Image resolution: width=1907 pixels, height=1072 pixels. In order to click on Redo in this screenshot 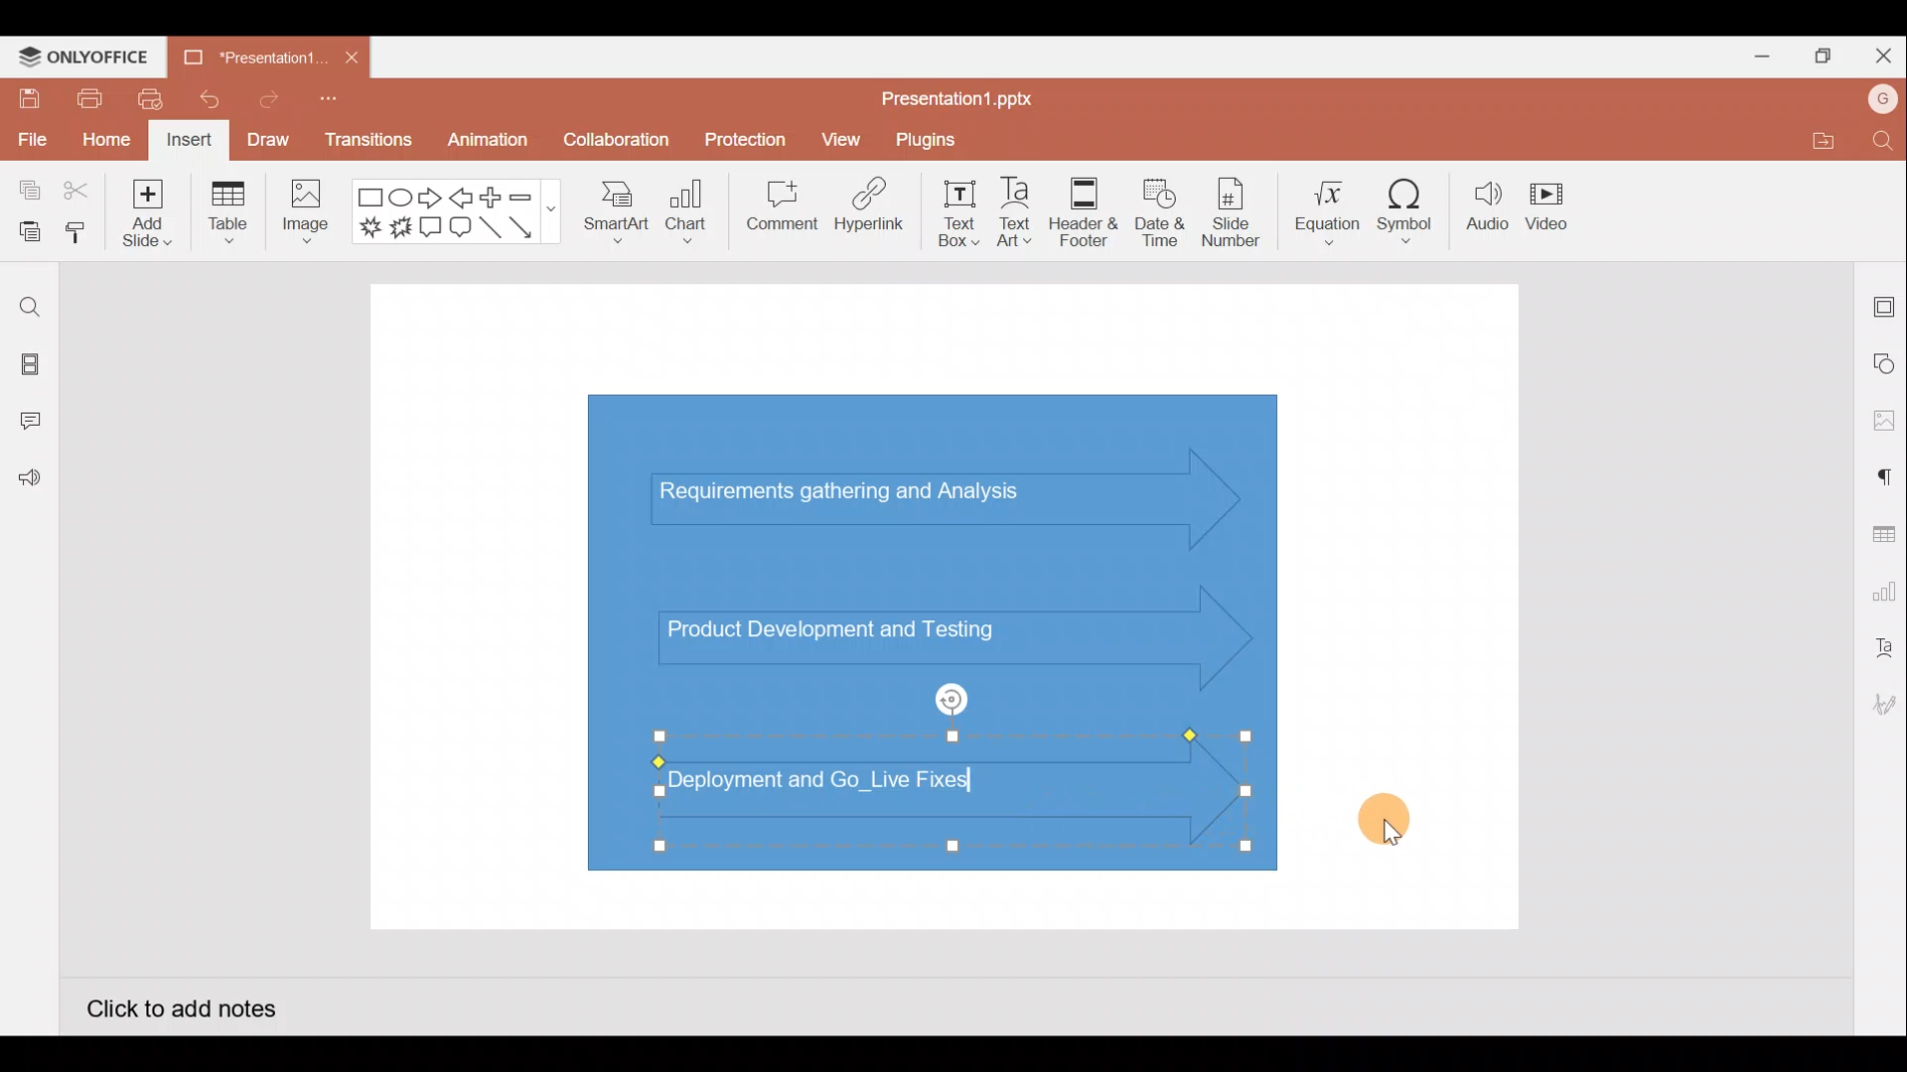, I will do `click(261, 98)`.